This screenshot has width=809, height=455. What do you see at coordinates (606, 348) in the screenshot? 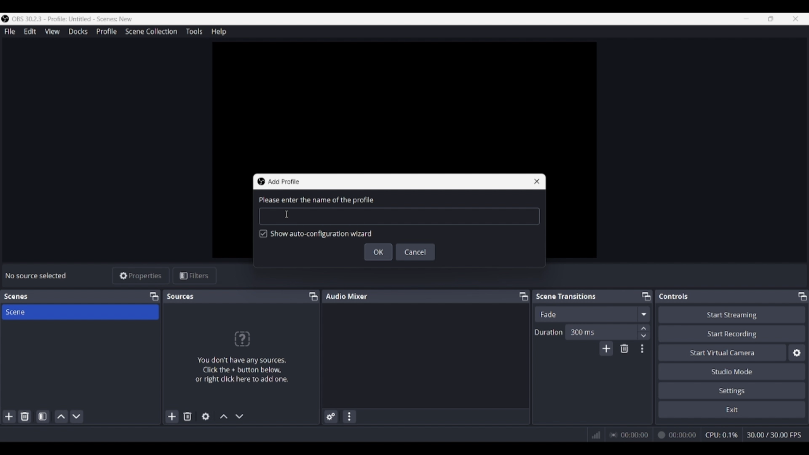
I see `Add transition` at bounding box center [606, 348].